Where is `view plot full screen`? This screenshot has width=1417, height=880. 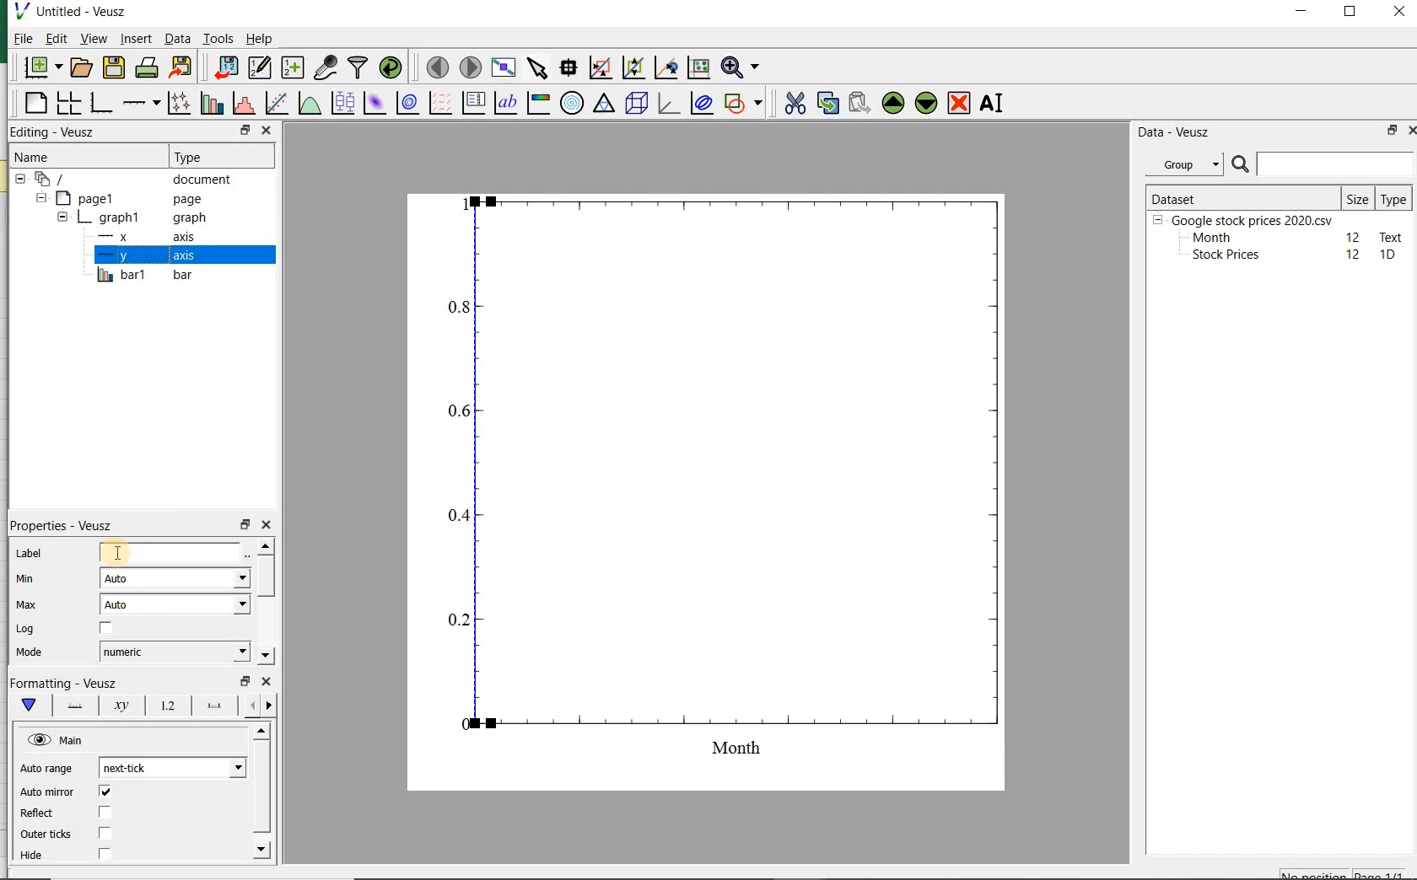
view plot full screen is located at coordinates (503, 68).